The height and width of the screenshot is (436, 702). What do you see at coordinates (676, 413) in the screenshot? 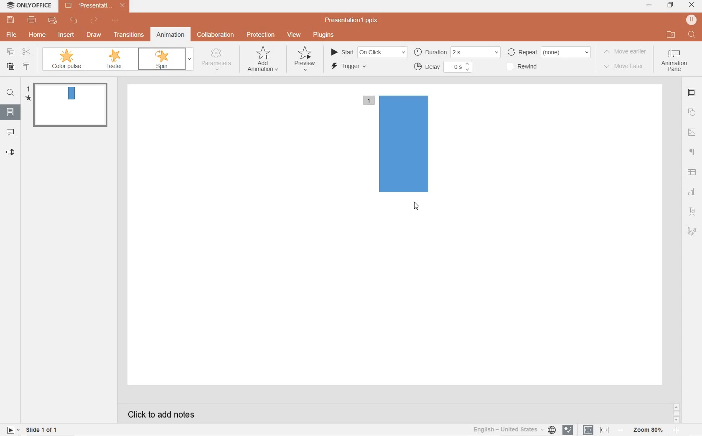
I see `scrollbar` at bounding box center [676, 413].